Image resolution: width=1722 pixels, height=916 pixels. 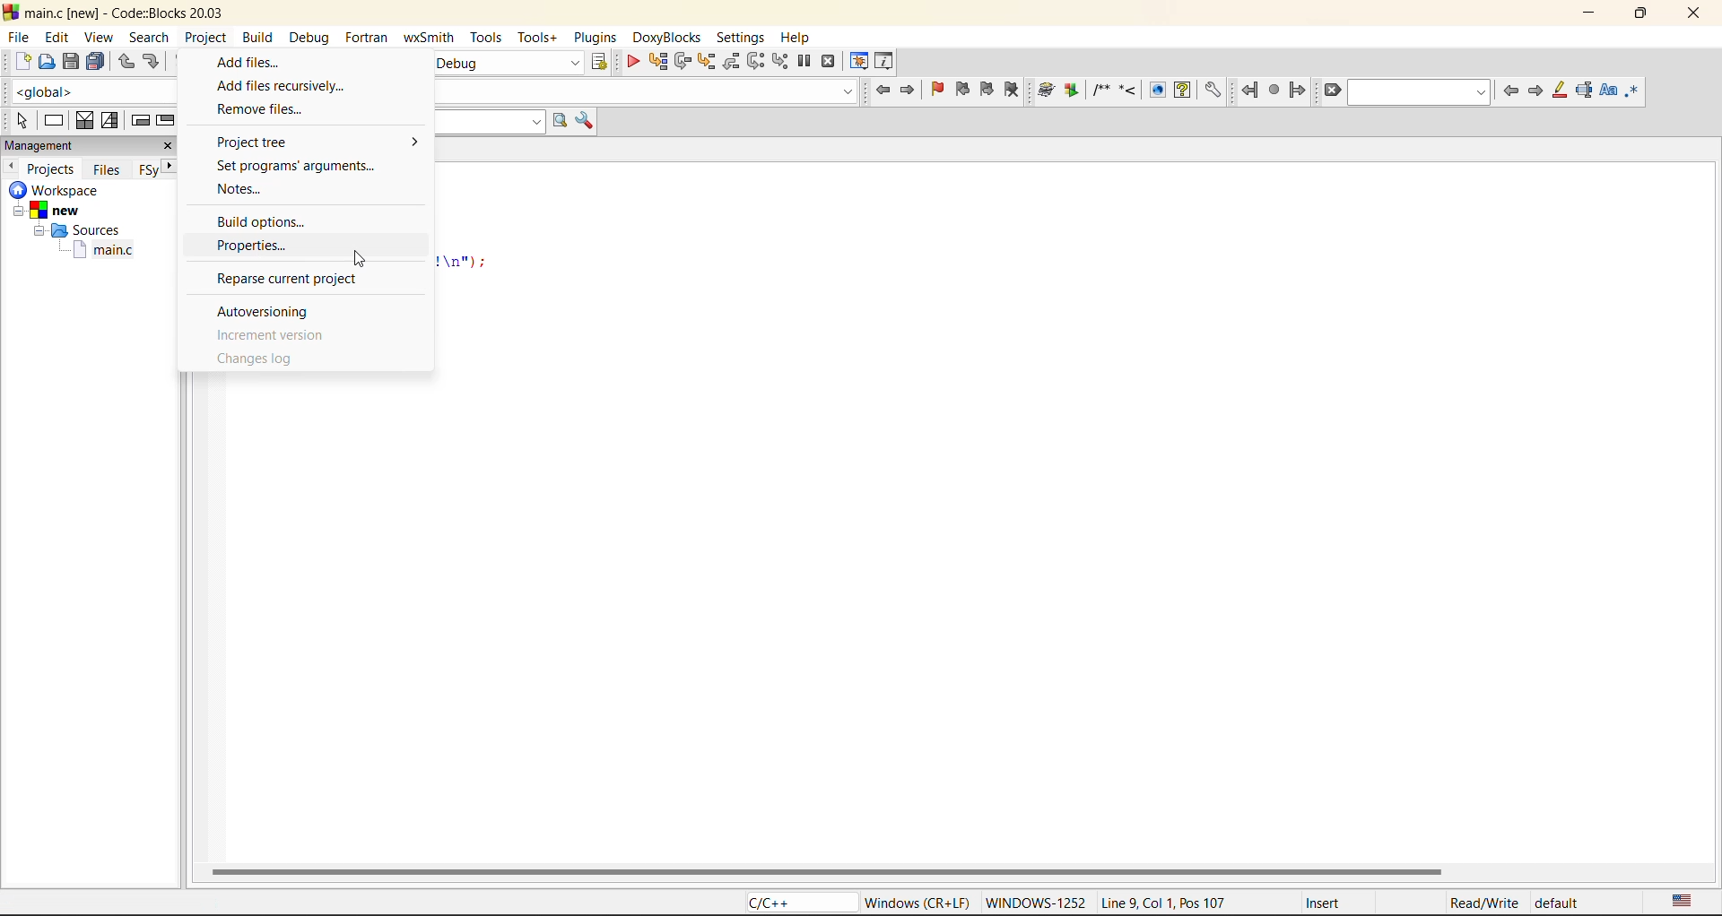 I want to click on Sources, so click(x=74, y=229).